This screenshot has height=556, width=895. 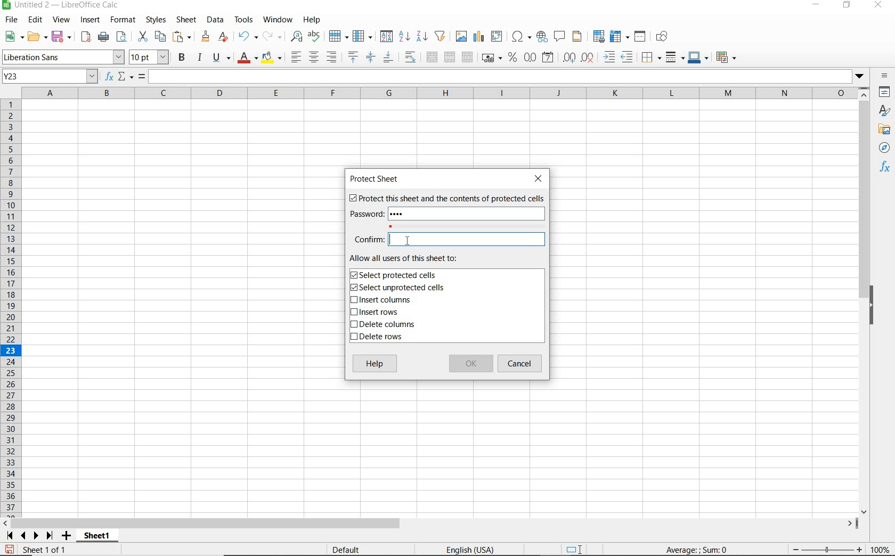 What do you see at coordinates (641, 36) in the screenshot?
I see `SPLIT WINDOW` at bounding box center [641, 36].